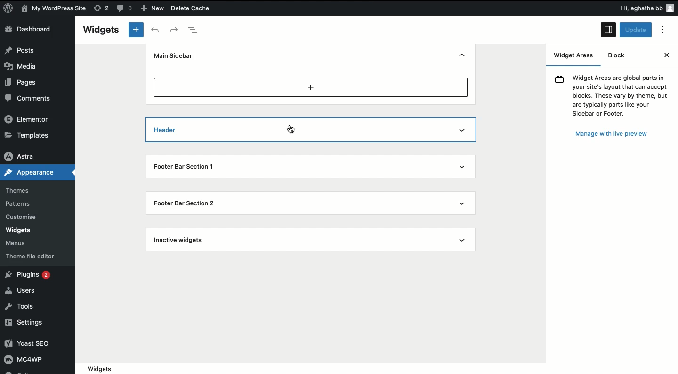 The height and width of the screenshot is (374, 678). Describe the element at coordinates (23, 82) in the screenshot. I see `Pages` at that location.